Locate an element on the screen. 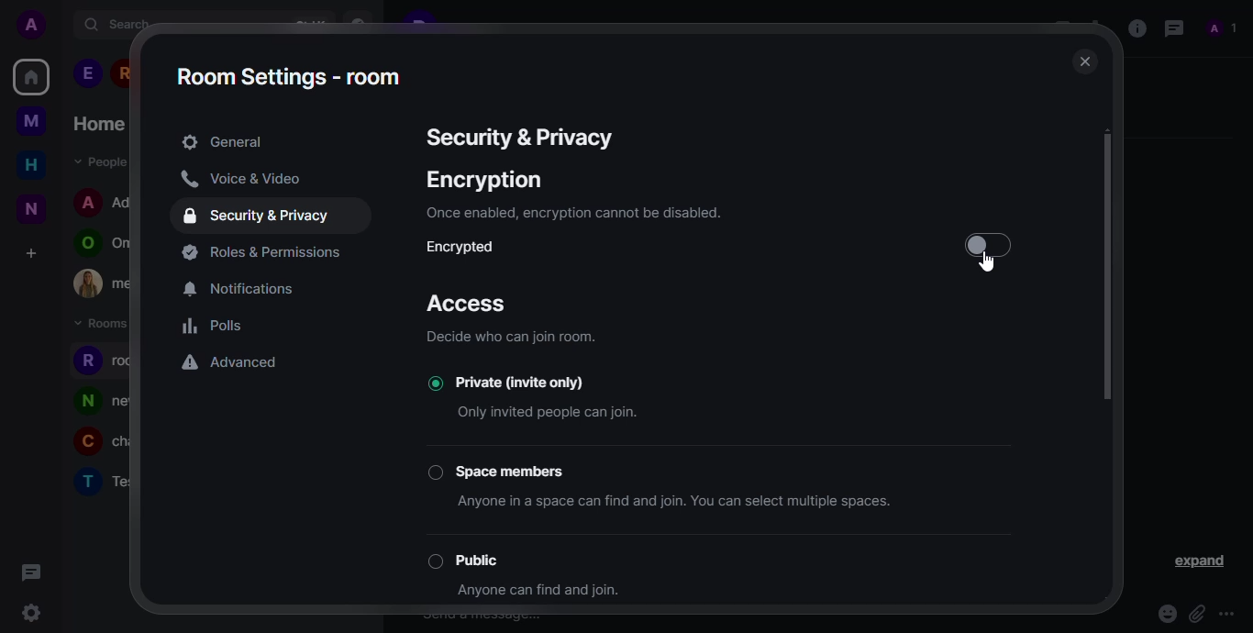 The image size is (1253, 633). info is located at coordinates (1134, 28).